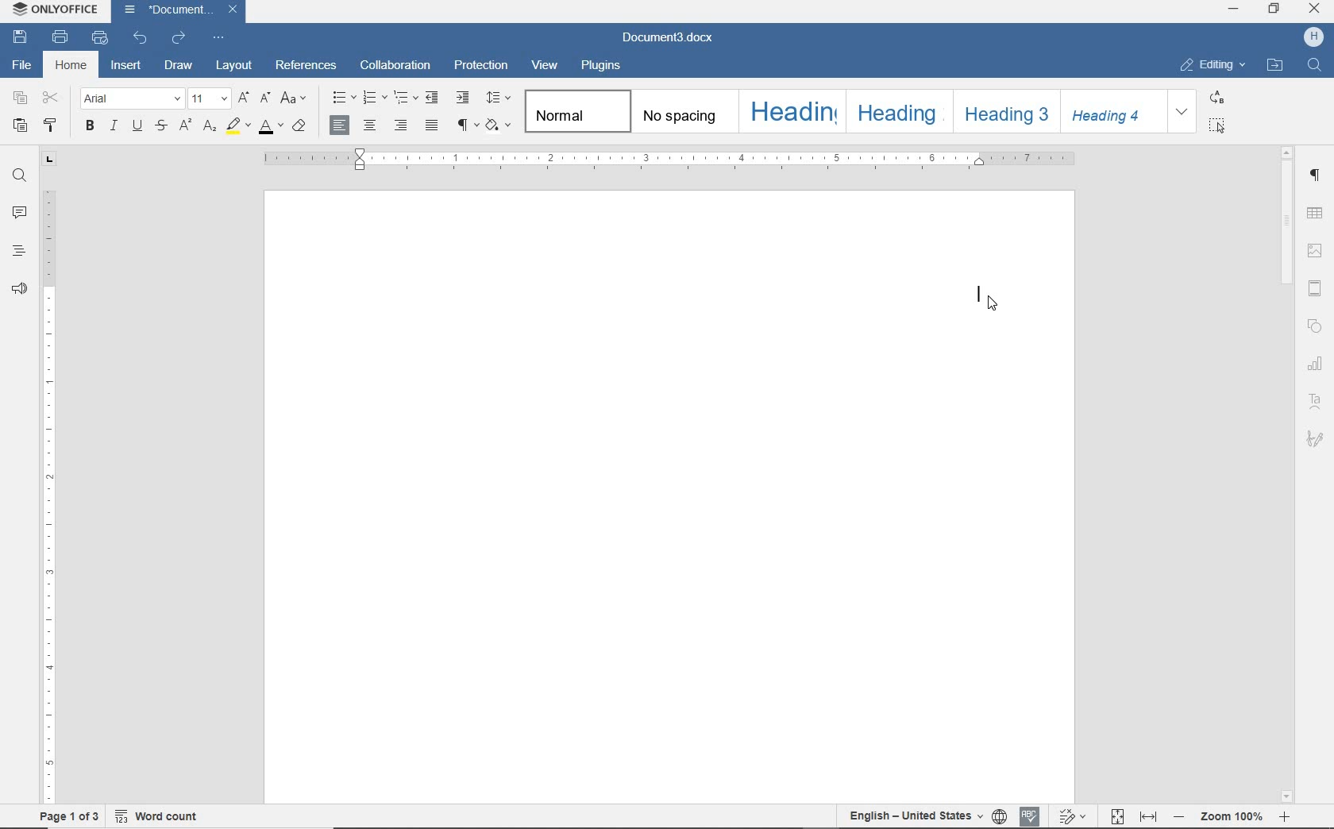 Image resolution: width=1334 pixels, height=829 pixels. I want to click on HEADING 4, so click(1115, 111).